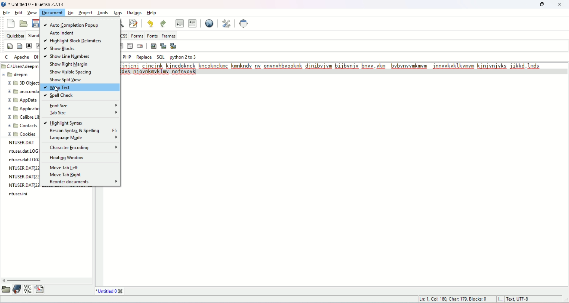  What do you see at coordinates (136, 12) in the screenshot?
I see `dialogs` at bounding box center [136, 12].